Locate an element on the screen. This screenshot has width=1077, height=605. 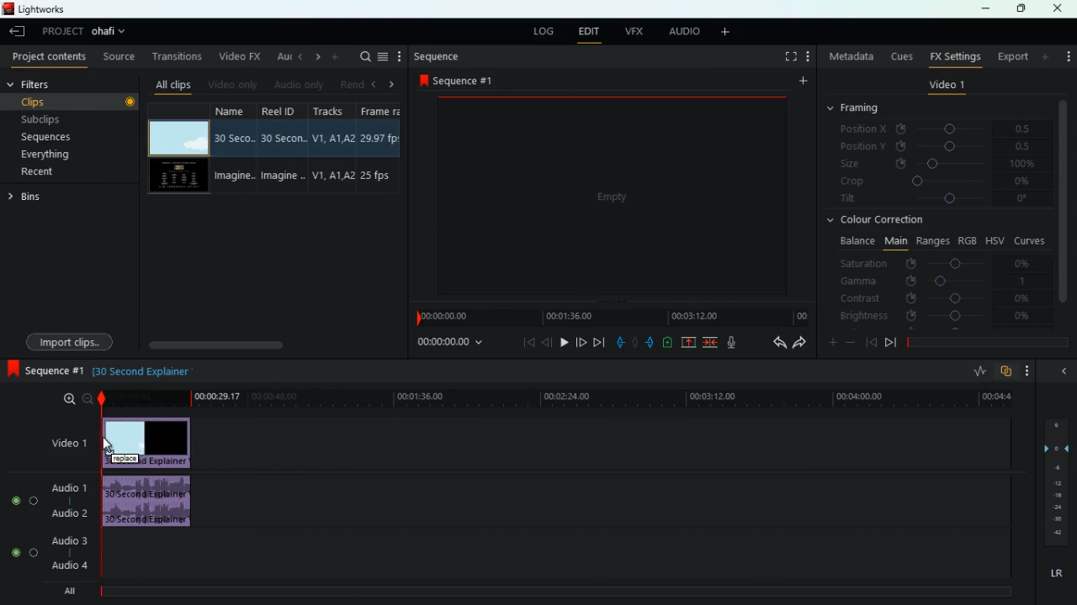
more is located at coordinates (1032, 371).